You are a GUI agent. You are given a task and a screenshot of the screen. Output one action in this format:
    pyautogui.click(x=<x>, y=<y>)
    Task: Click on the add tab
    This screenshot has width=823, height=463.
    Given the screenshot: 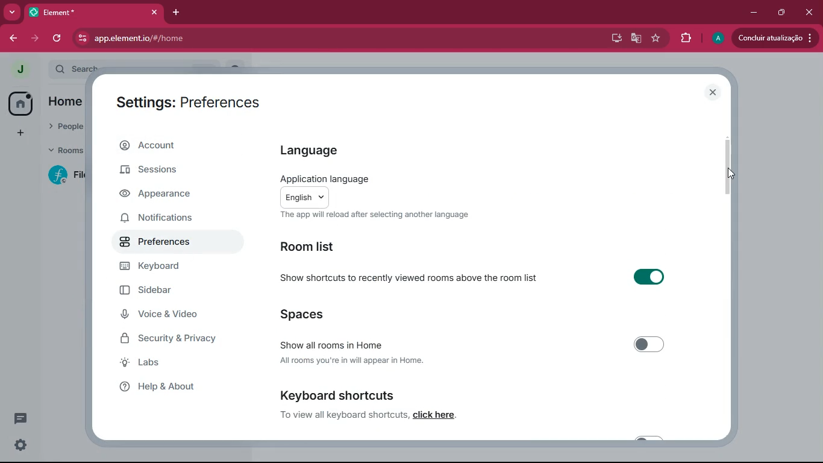 What is the action you would take?
    pyautogui.click(x=177, y=12)
    